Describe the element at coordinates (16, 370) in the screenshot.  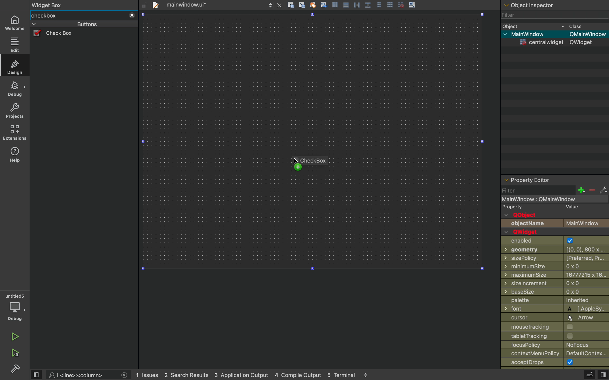
I see `build` at that location.